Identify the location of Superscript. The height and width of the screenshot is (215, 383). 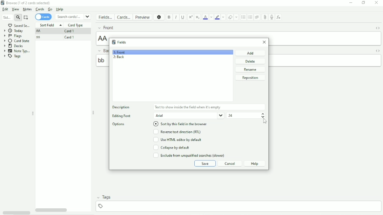
(190, 18).